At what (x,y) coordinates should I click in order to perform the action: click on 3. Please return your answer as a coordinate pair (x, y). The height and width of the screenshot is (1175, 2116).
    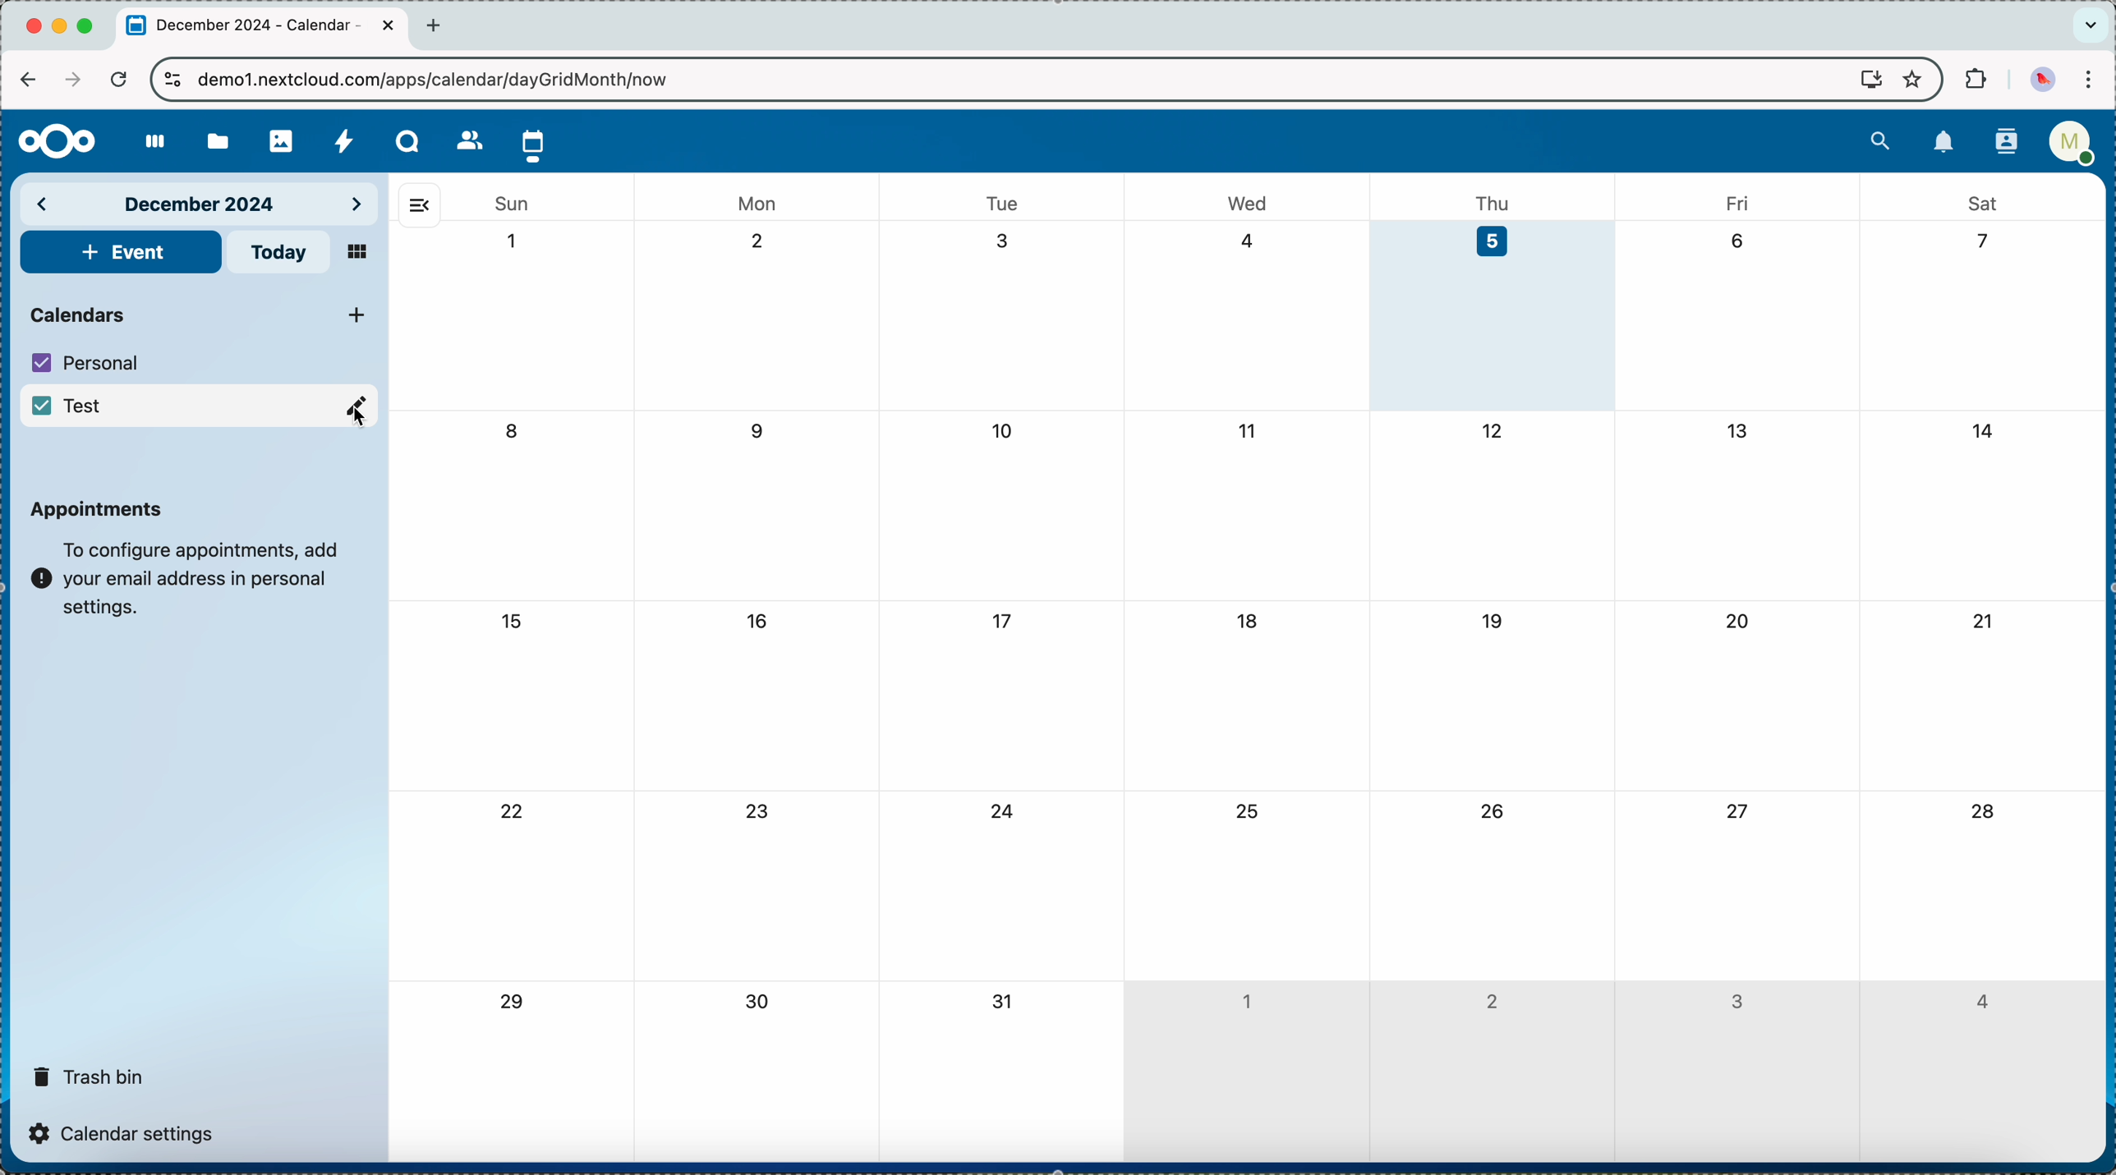
    Looking at the image, I should click on (1736, 1003).